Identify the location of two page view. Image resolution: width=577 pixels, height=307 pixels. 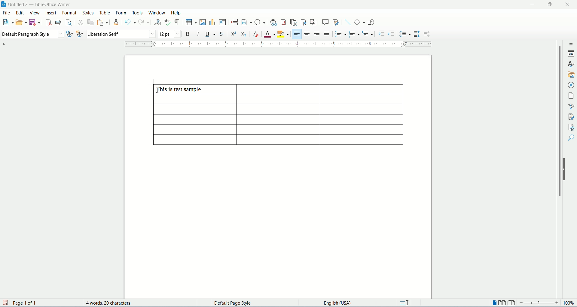
(502, 303).